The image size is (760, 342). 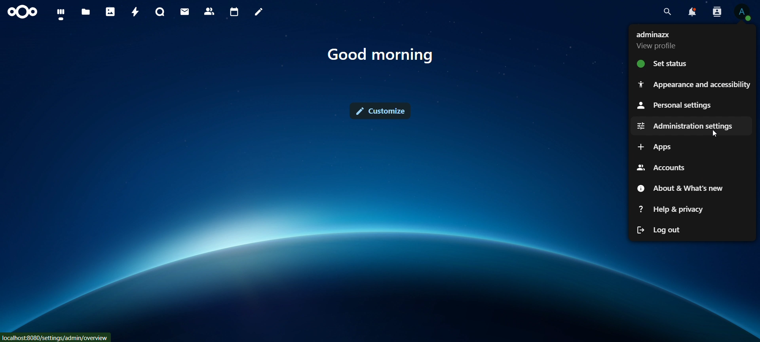 I want to click on good morning, so click(x=381, y=55).